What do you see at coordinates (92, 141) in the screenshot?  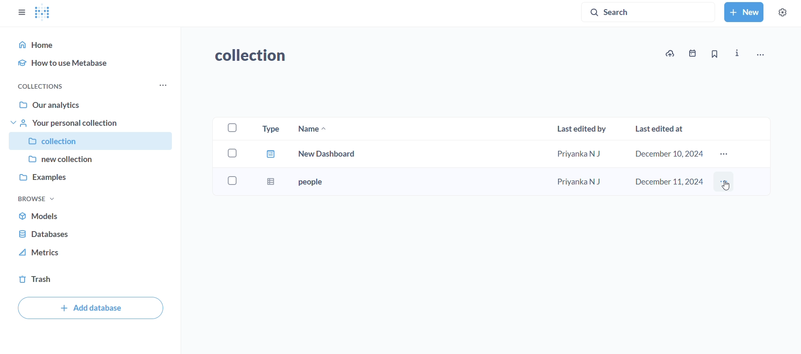 I see `collection` at bounding box center [92, 141].